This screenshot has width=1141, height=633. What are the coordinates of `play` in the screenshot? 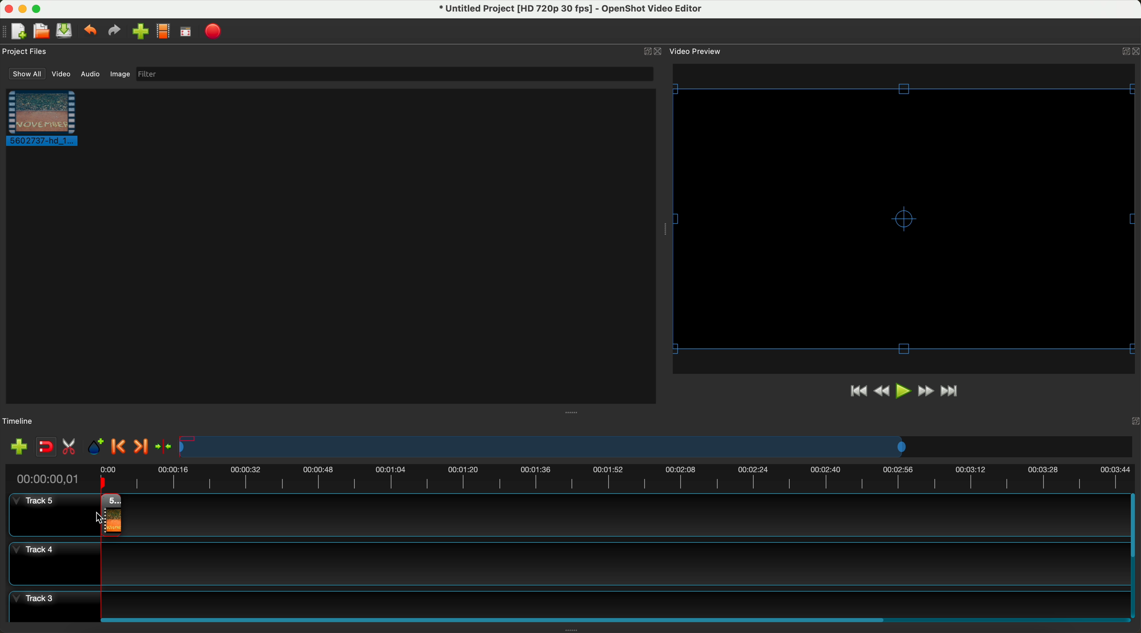 It's located at (902, 391).